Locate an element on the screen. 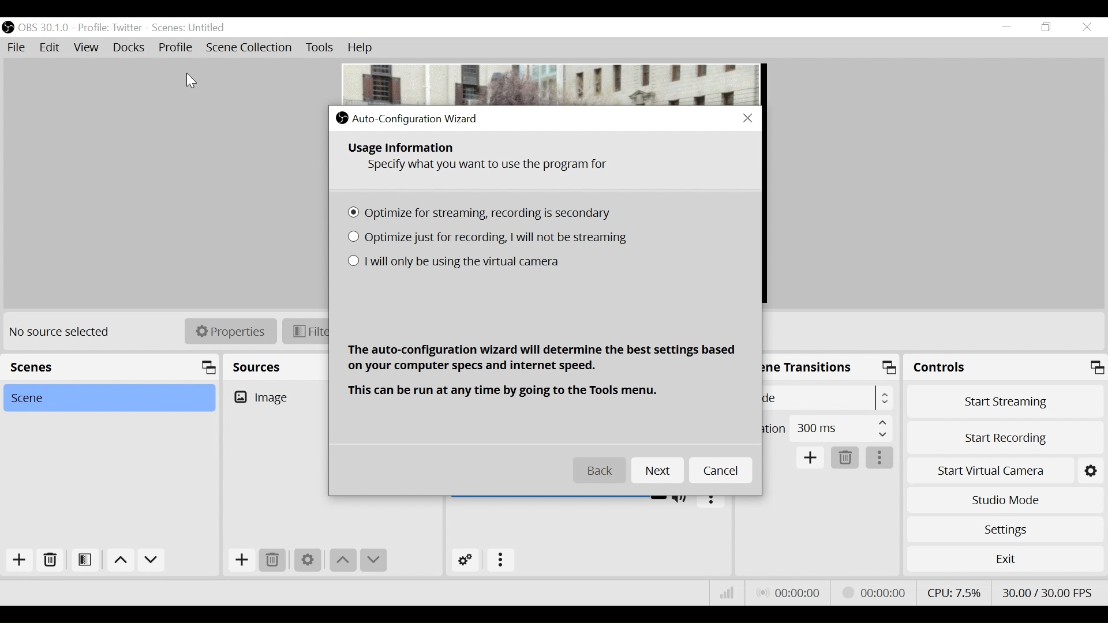  Restore is located at coordinates (1045, 27).